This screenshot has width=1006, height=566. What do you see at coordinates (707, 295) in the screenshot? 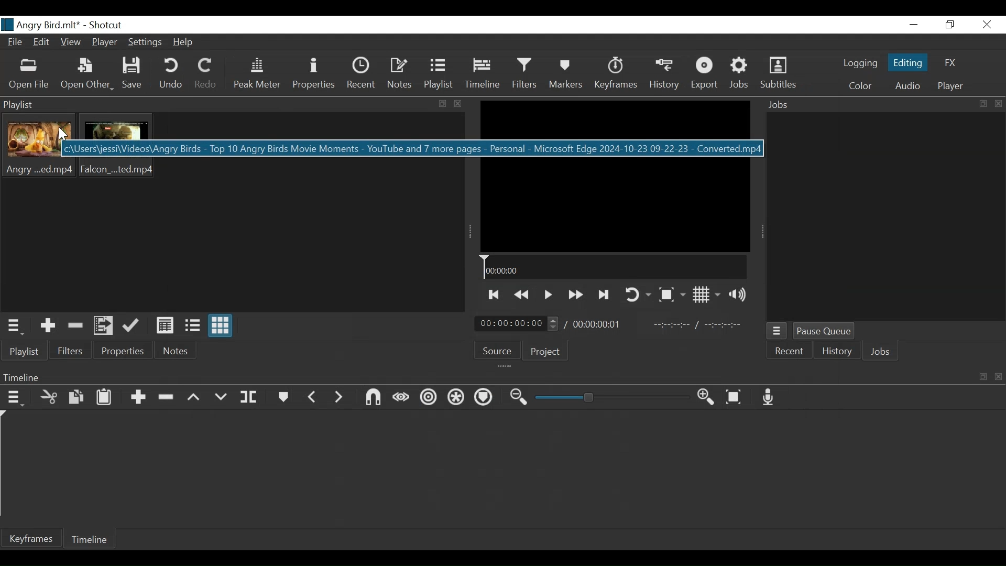
I see `Toggle display grid on player` at bounding box center [707, 295].